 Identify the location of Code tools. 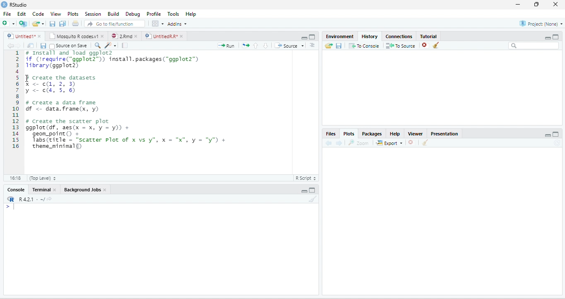
(111, 46).